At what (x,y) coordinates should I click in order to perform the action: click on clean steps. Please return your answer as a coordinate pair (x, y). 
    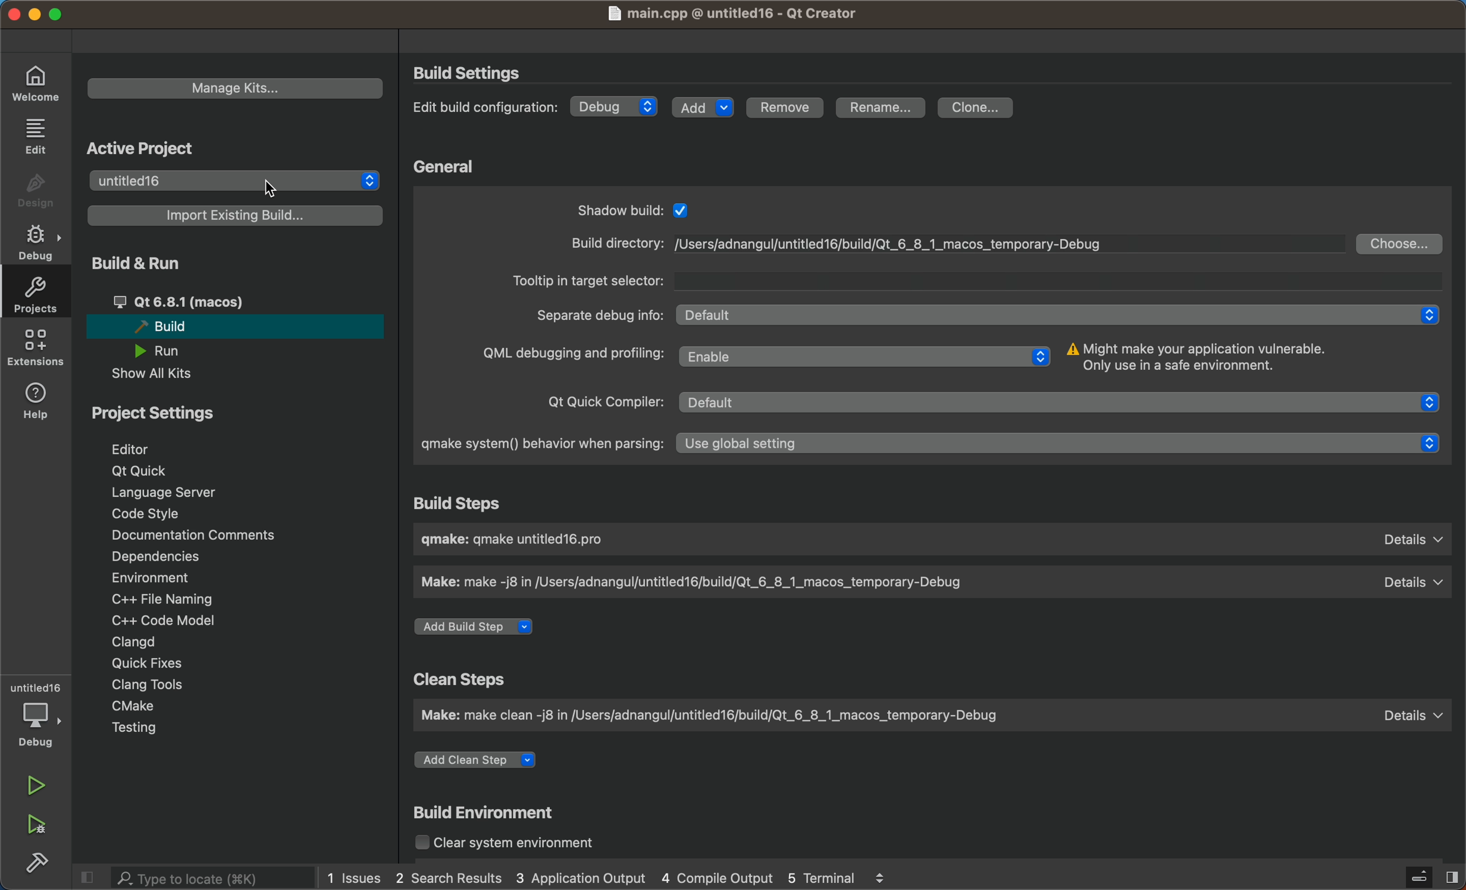
    Looking at the image, I should click on (472, 678).